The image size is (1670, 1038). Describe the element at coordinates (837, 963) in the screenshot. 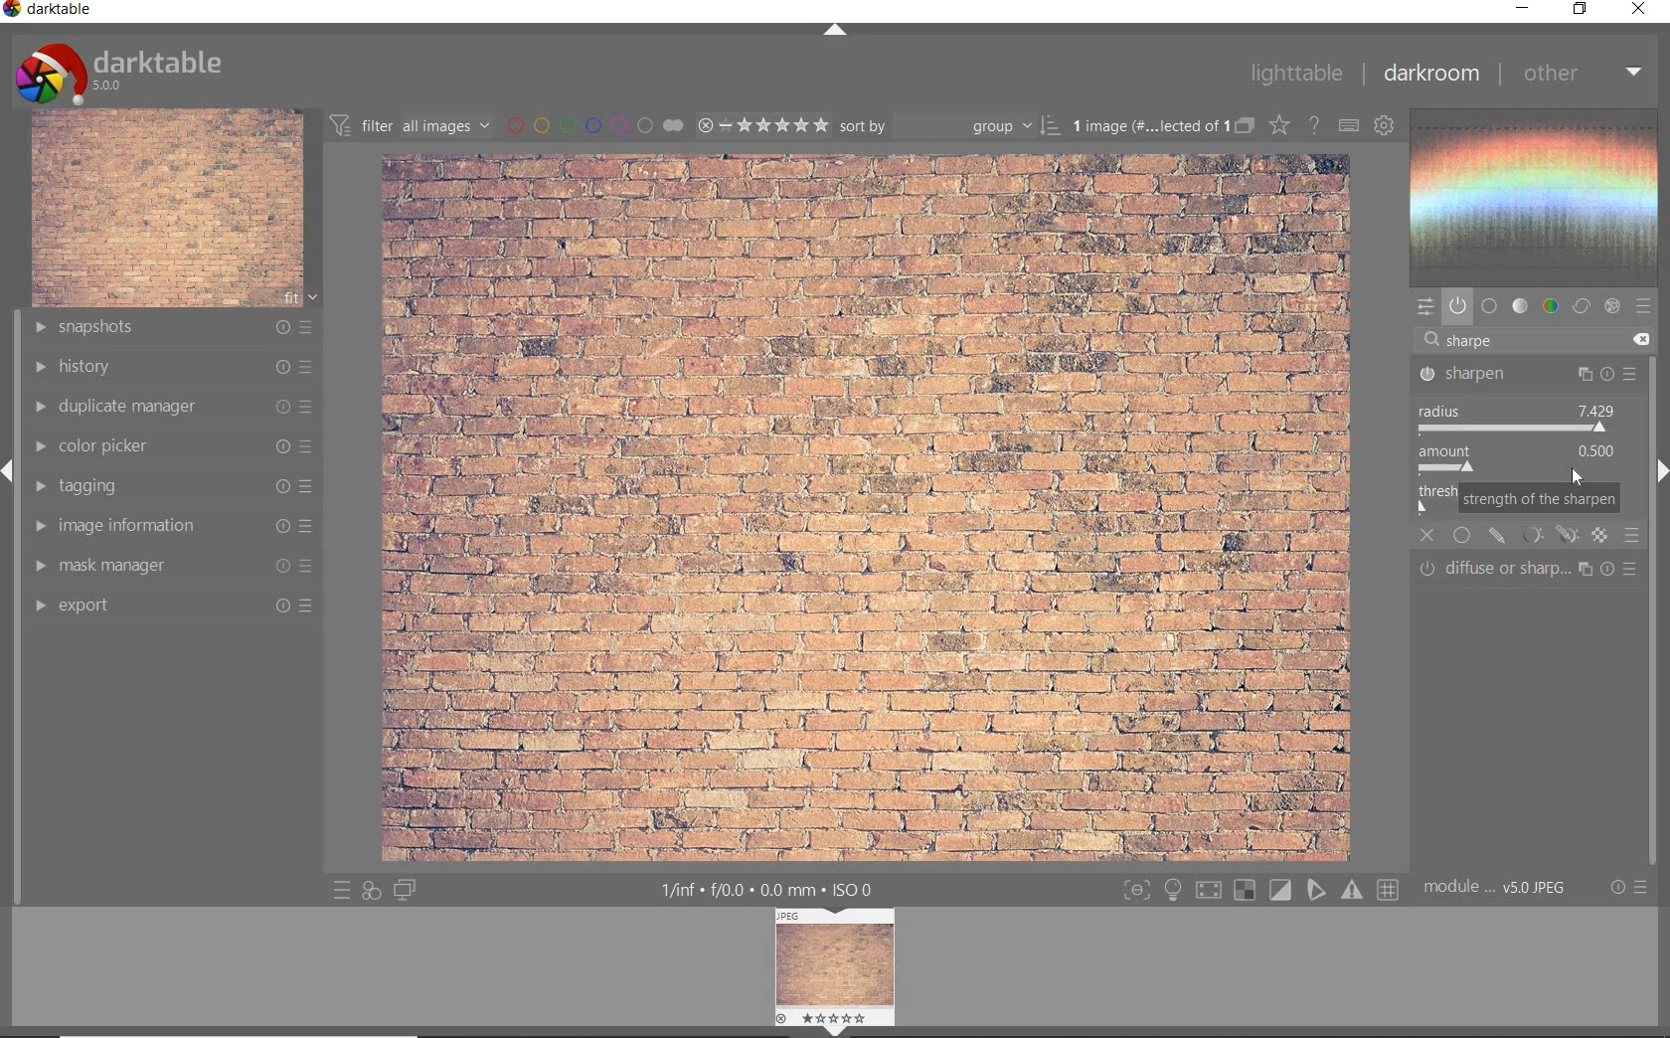

I see `image preview` at that location.